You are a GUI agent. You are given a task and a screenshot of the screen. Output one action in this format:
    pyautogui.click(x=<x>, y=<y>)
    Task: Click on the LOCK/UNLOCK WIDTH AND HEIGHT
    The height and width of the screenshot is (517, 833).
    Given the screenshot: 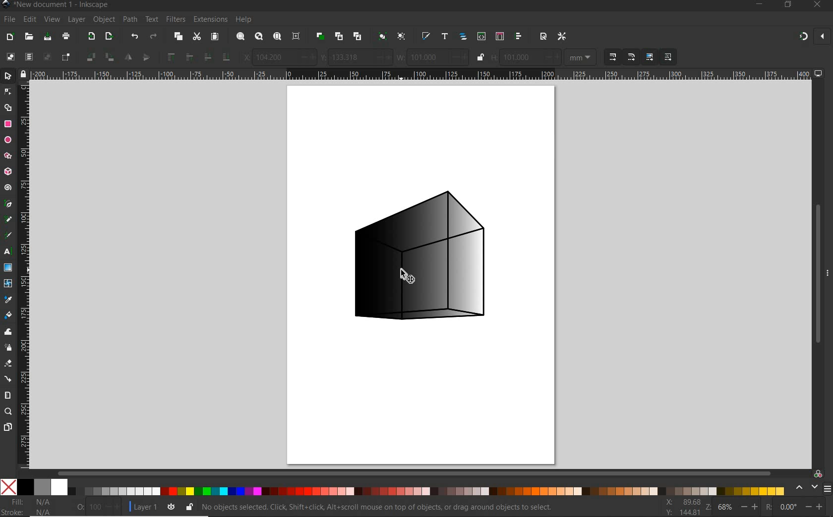 What is the action you would take?
    pyautogui.click(x=480, y=57)
    